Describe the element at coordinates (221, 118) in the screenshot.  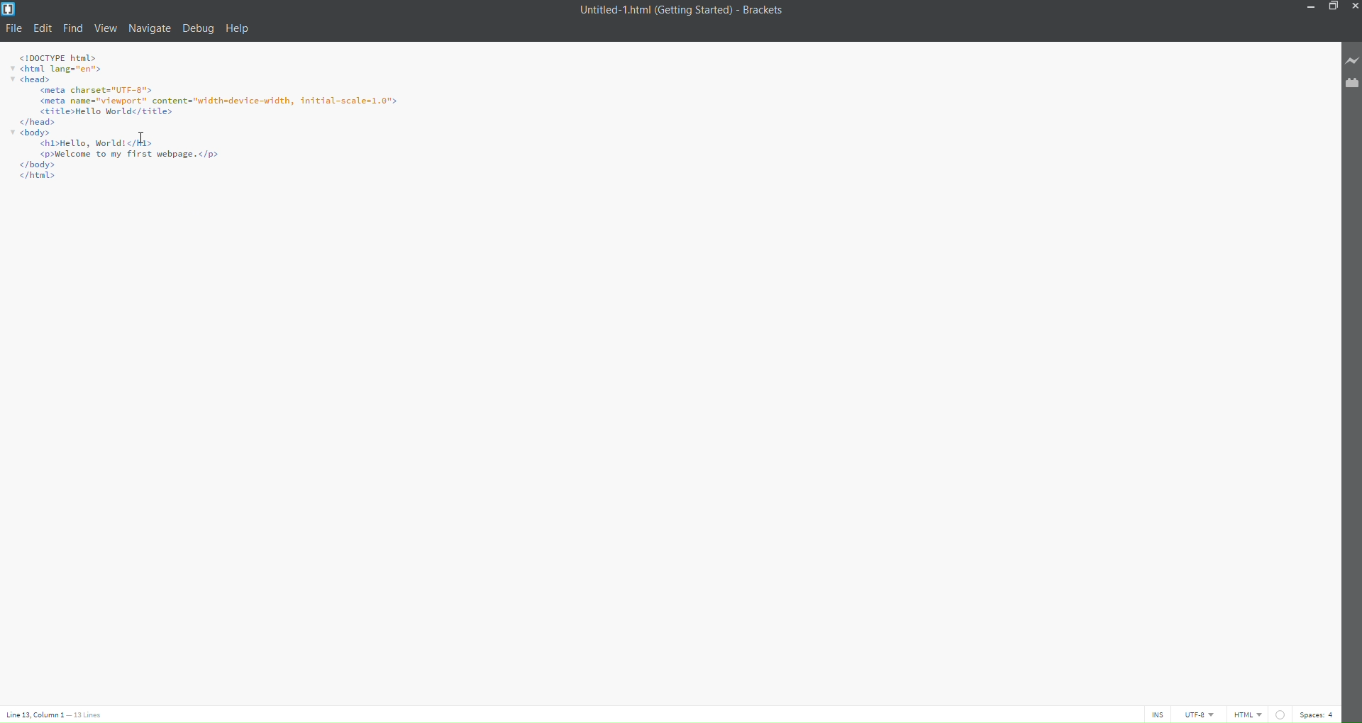
I see `code` at that location.